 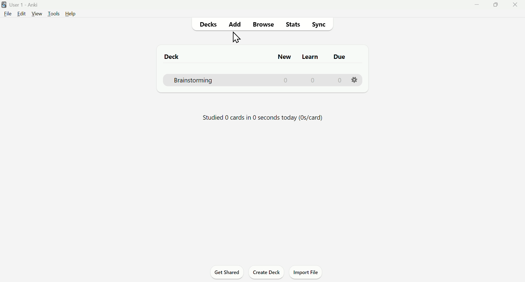 What do you see at coordinates (256, 118) in the screenshot?
I see `details of study` at bounding box center [256, 118].